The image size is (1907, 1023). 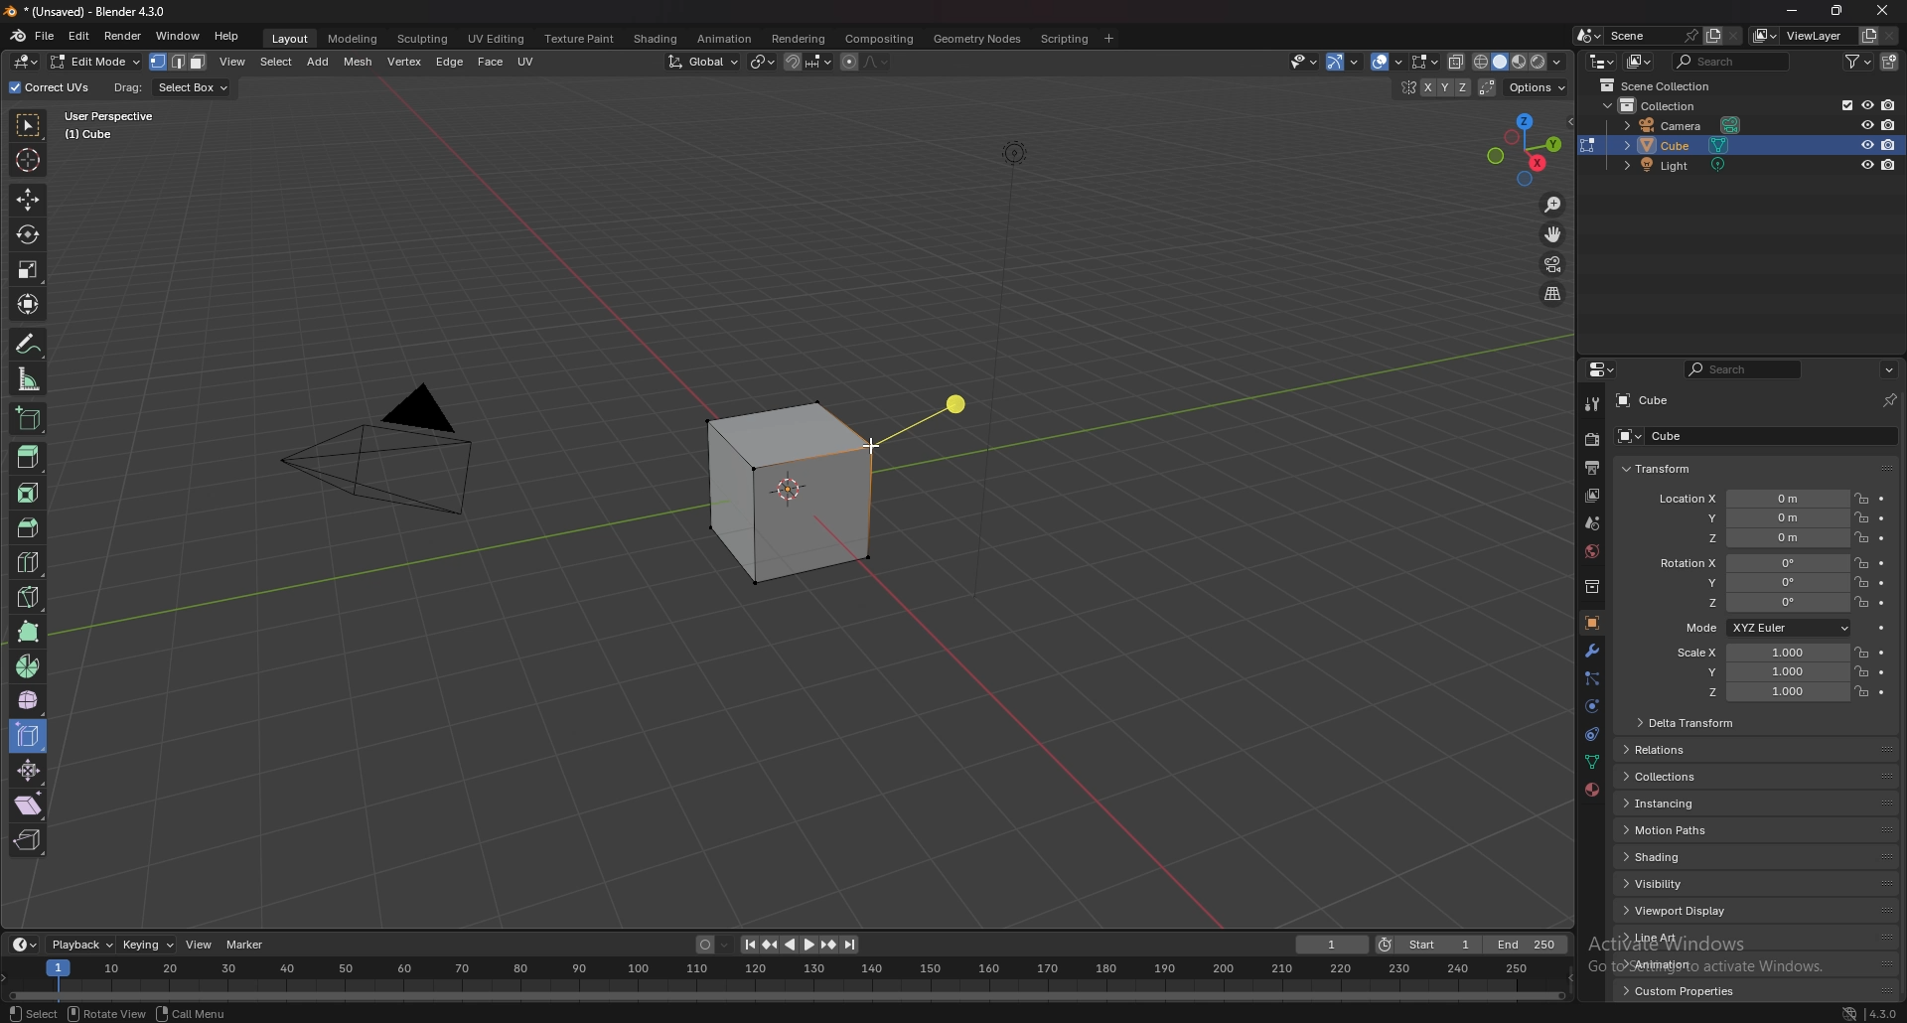 I want to click on annotate, so click(x=28, y=344).